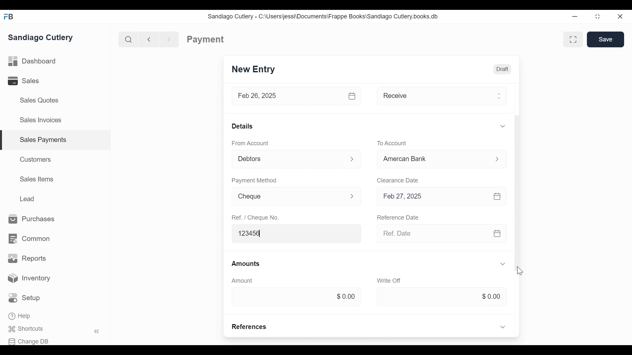 The width and height of the screenshot is (632, 355). I want to click on Sales Quotes, so click(39, 100).